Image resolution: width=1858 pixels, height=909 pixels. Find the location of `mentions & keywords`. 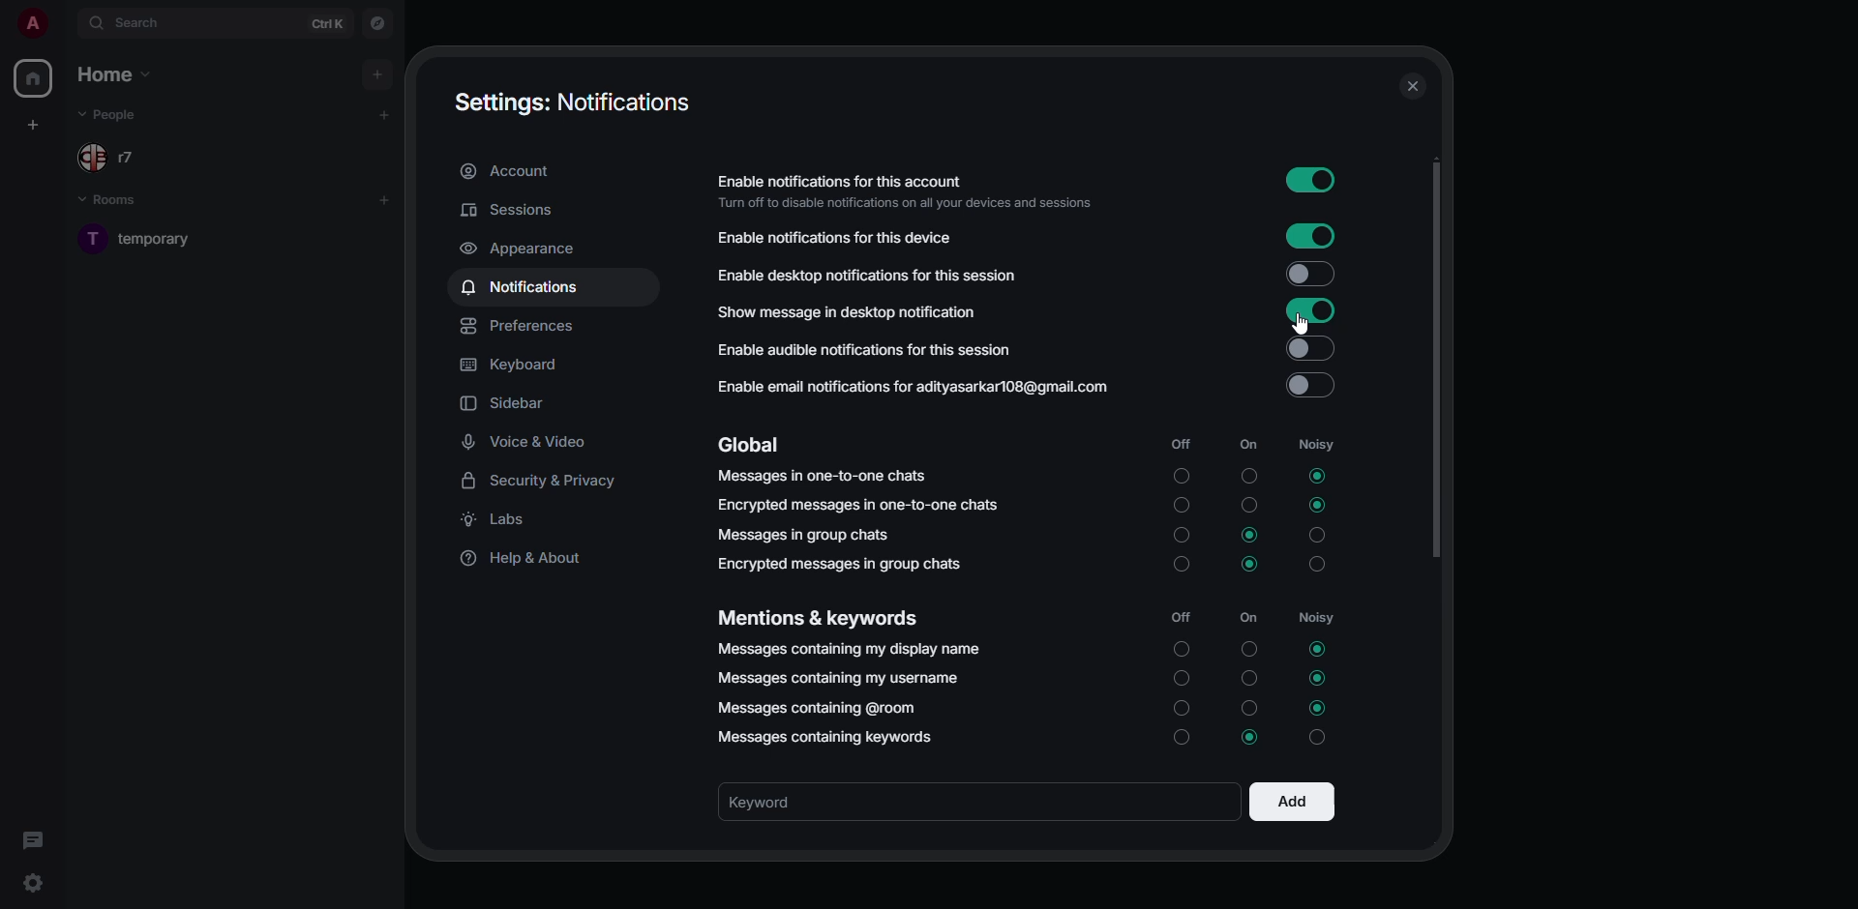

mentions & keywords is located at coordinates (819, 620).